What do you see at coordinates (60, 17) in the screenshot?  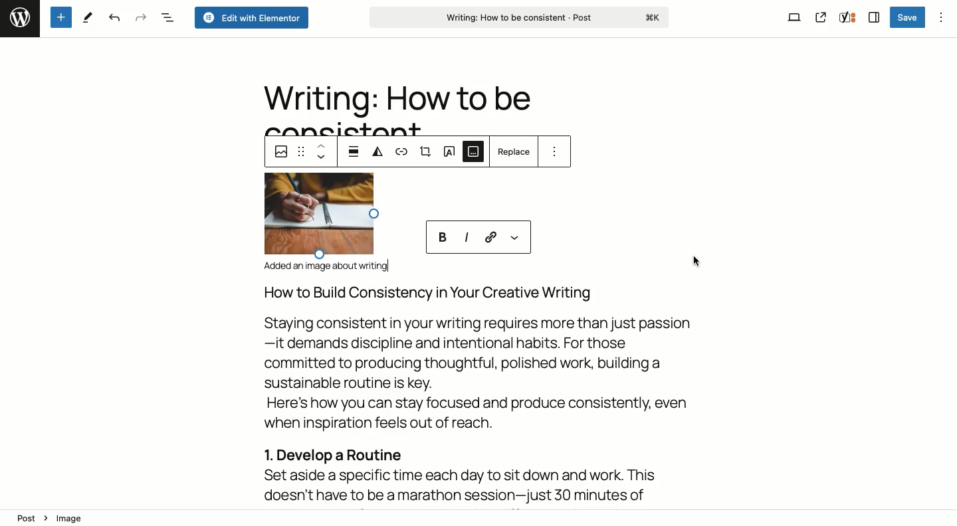 I see `Add new block` at bounding box center [60, 17].